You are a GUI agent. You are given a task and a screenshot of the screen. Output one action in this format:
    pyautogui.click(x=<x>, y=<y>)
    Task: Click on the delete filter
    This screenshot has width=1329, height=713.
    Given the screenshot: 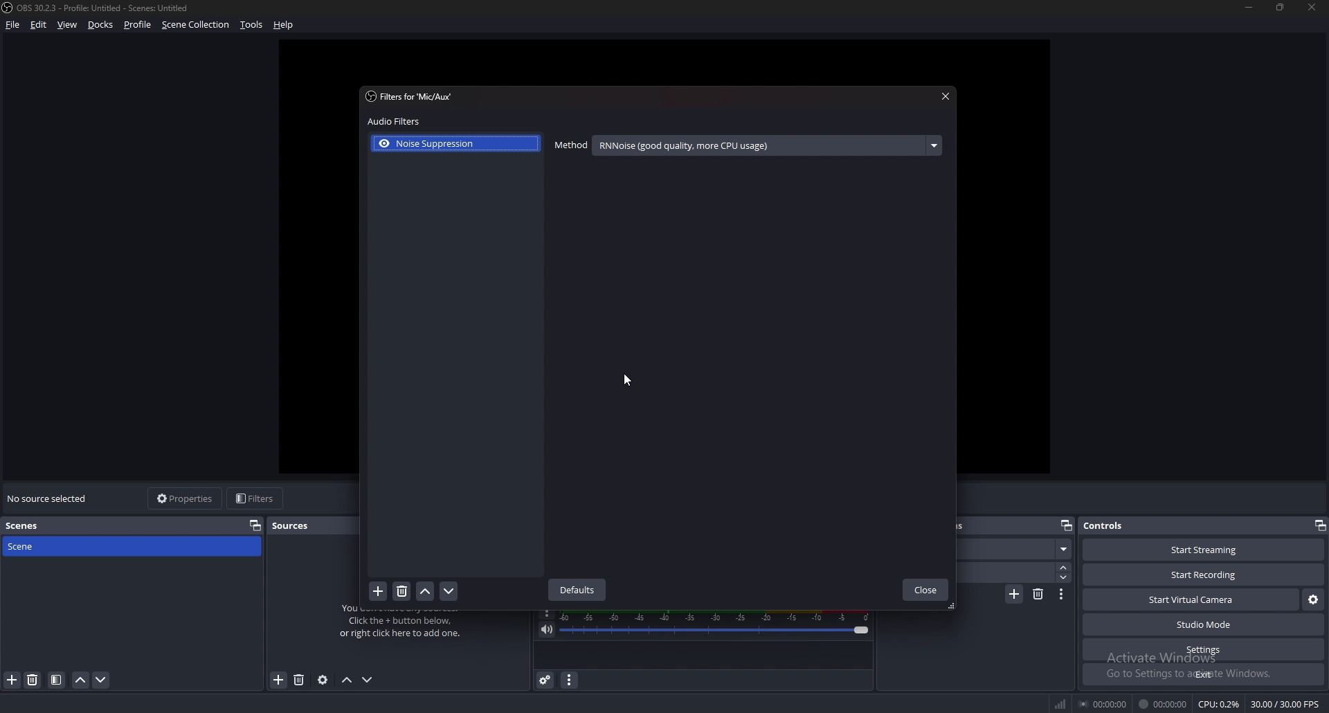 What is the action you would take?
    pyautogui.click(x=402, y=590)
    